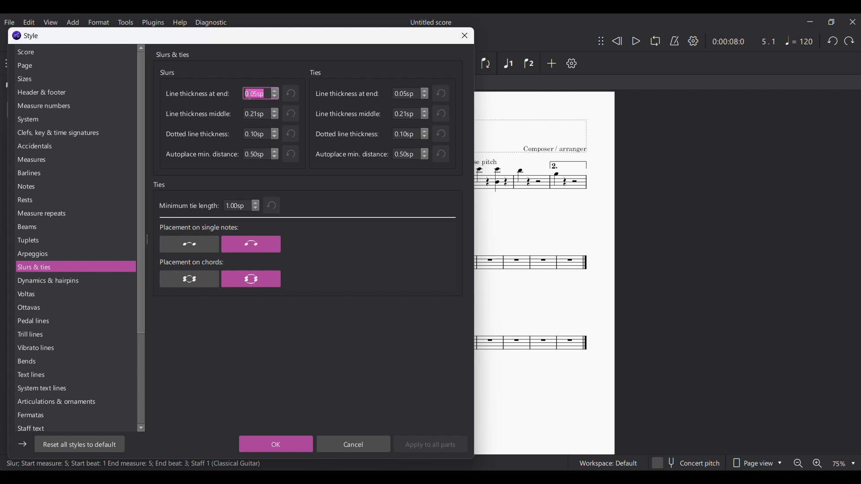  Describe the element at coordinates (211, 23) in the screenshot. I see `Diagnostic menu` at that location.